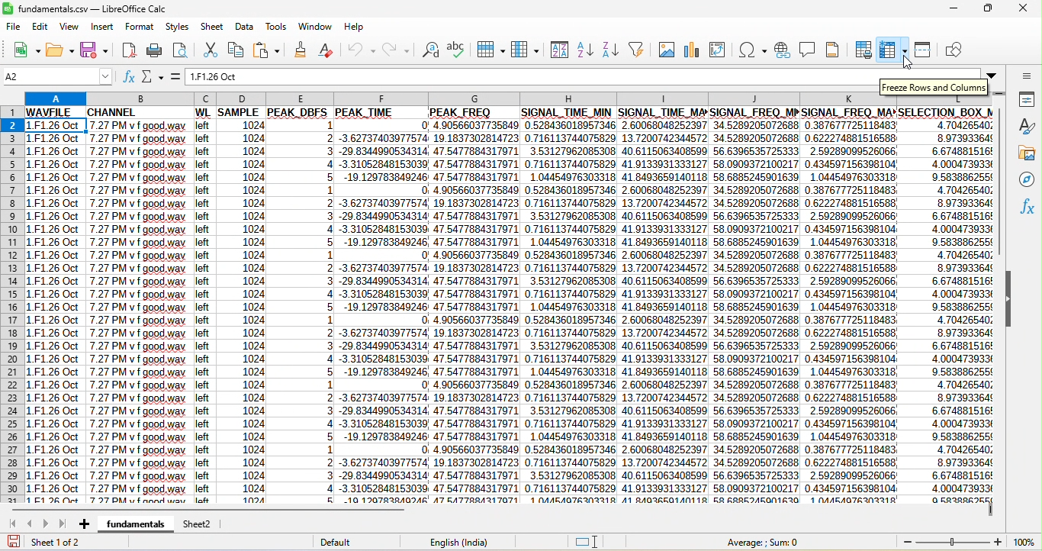  What do you see at coordinates (61, 51) in the screenshot?
I see `open` at bounding box center [61, 51].